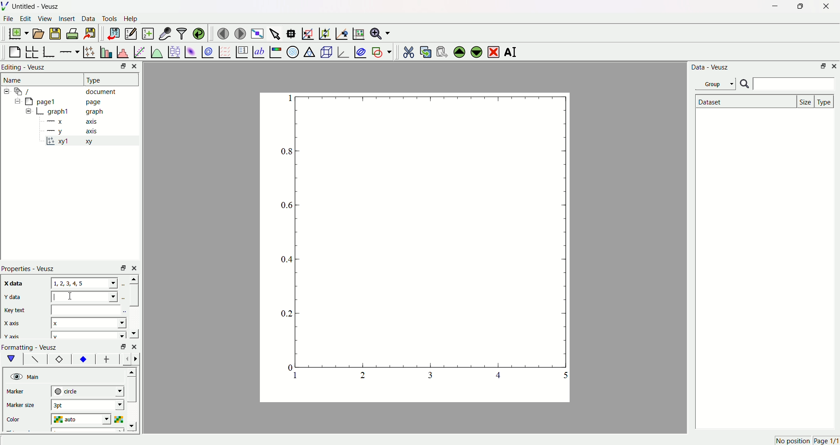 Image resolution: width=840 pixels, height=445 pixels. Describe the element at coordinates (59, 360) in the screenshot. I see `border` at that location.